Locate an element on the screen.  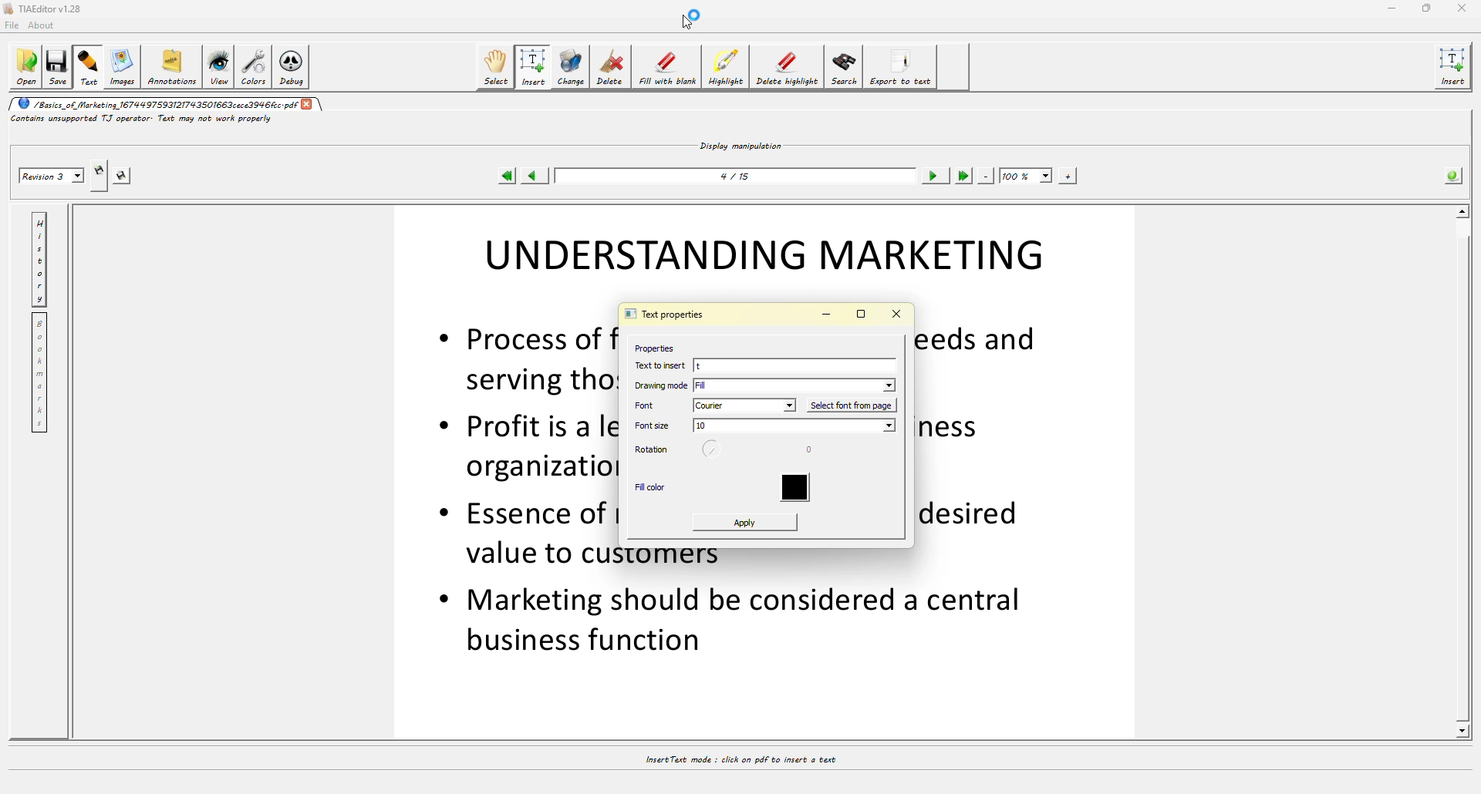
font size is located at coordinates (654, 426).